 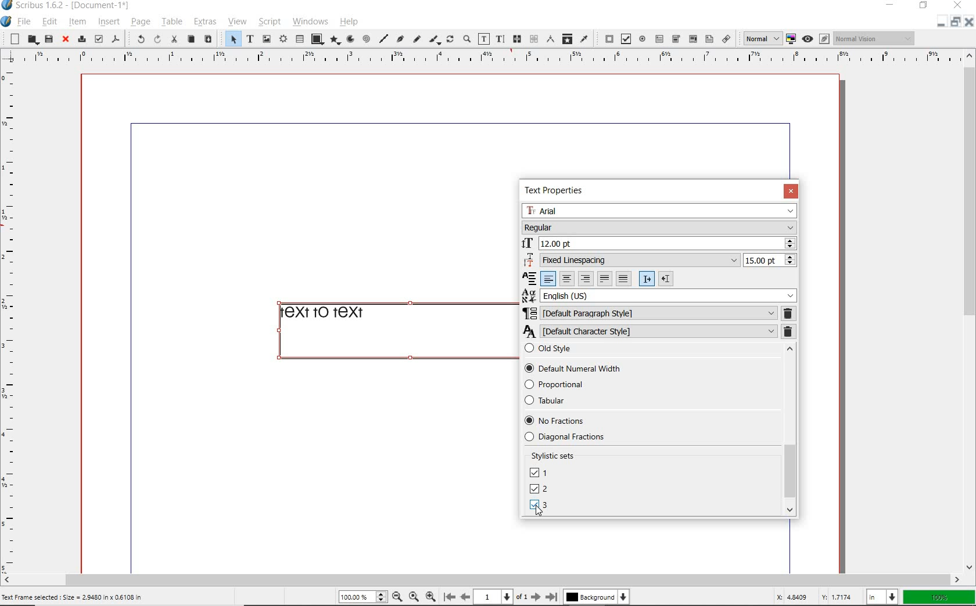 I want to click on text to text, so click(x=393, y=331).